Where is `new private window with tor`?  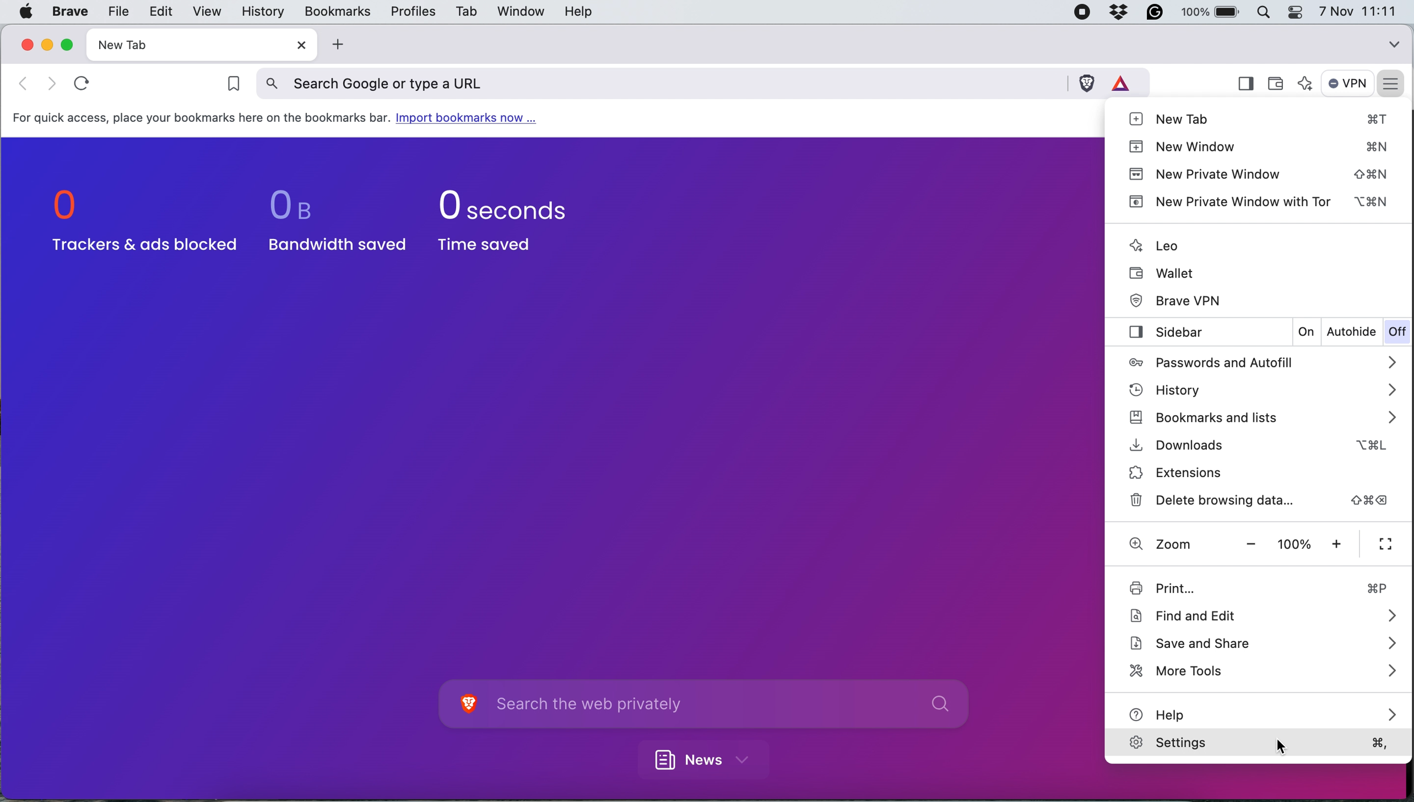
new private window with tor is located at coordinates (1262, 202).